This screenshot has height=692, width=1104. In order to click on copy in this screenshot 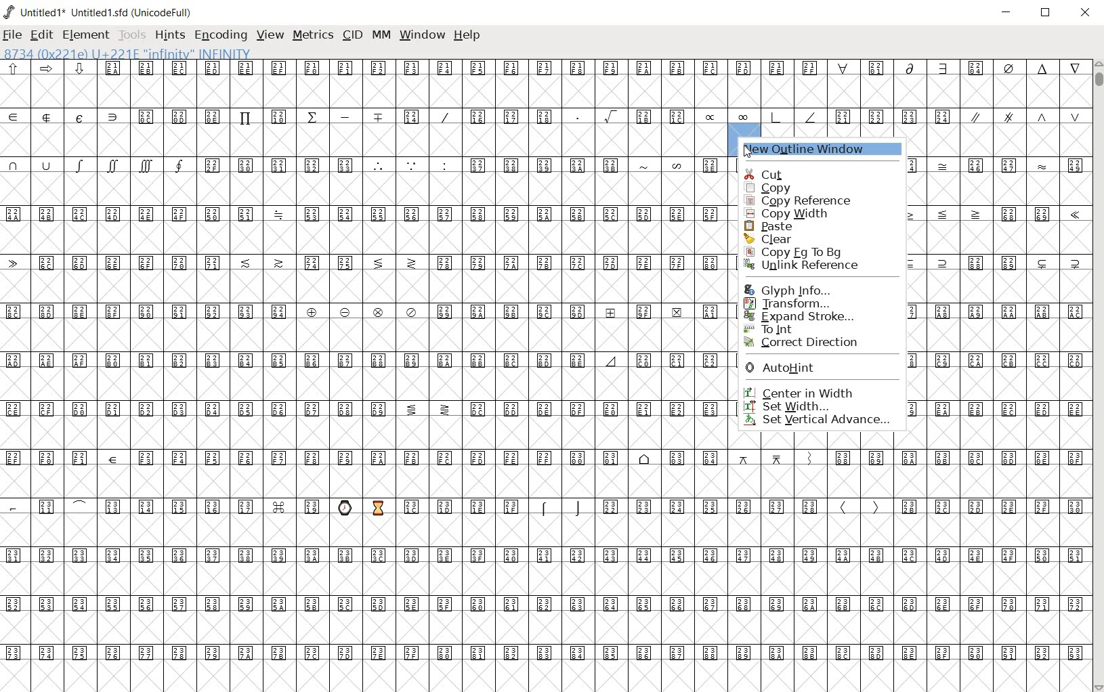, I will do `click(775, 188)`.